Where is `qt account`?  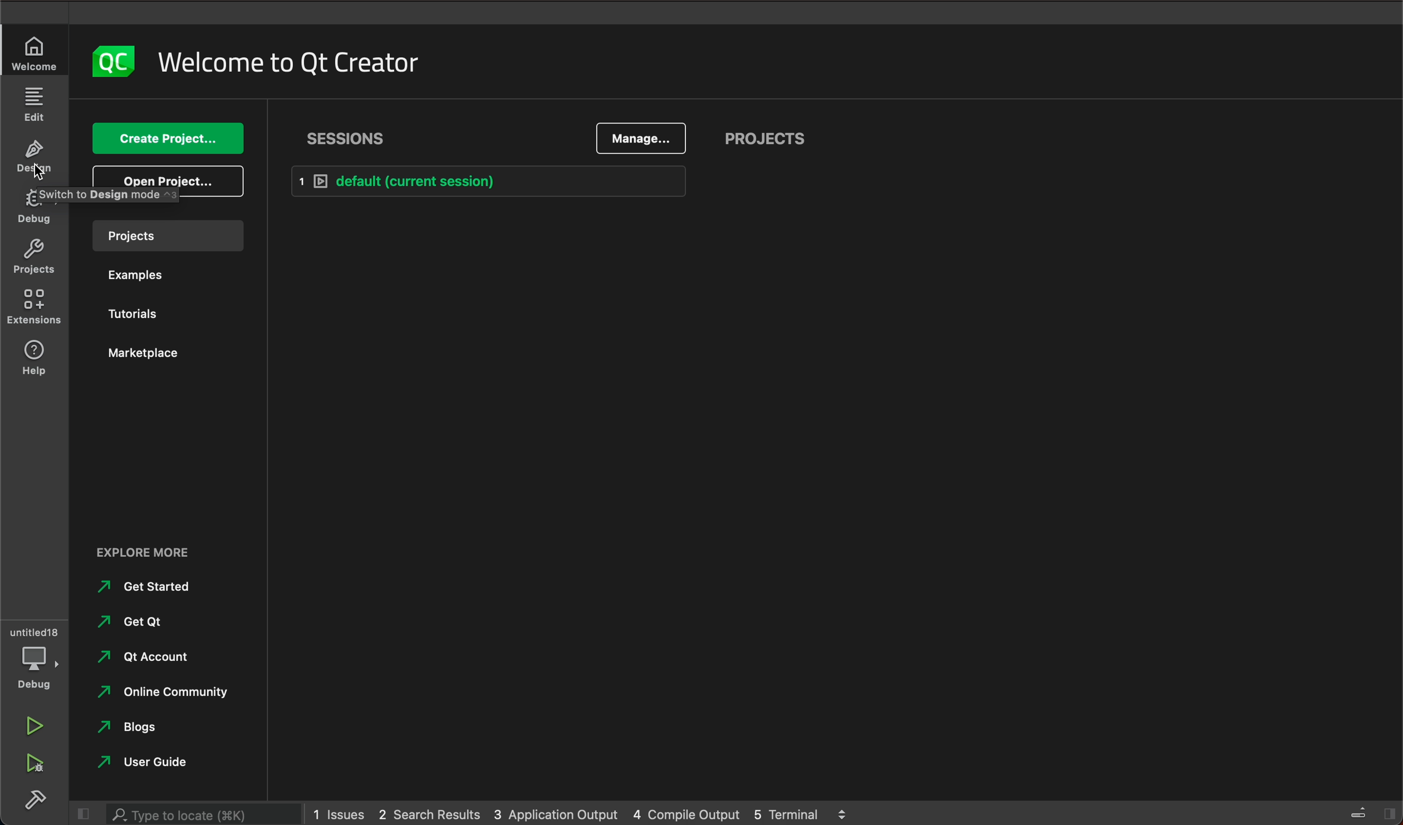 qt account is located at coordinates (143, 657).